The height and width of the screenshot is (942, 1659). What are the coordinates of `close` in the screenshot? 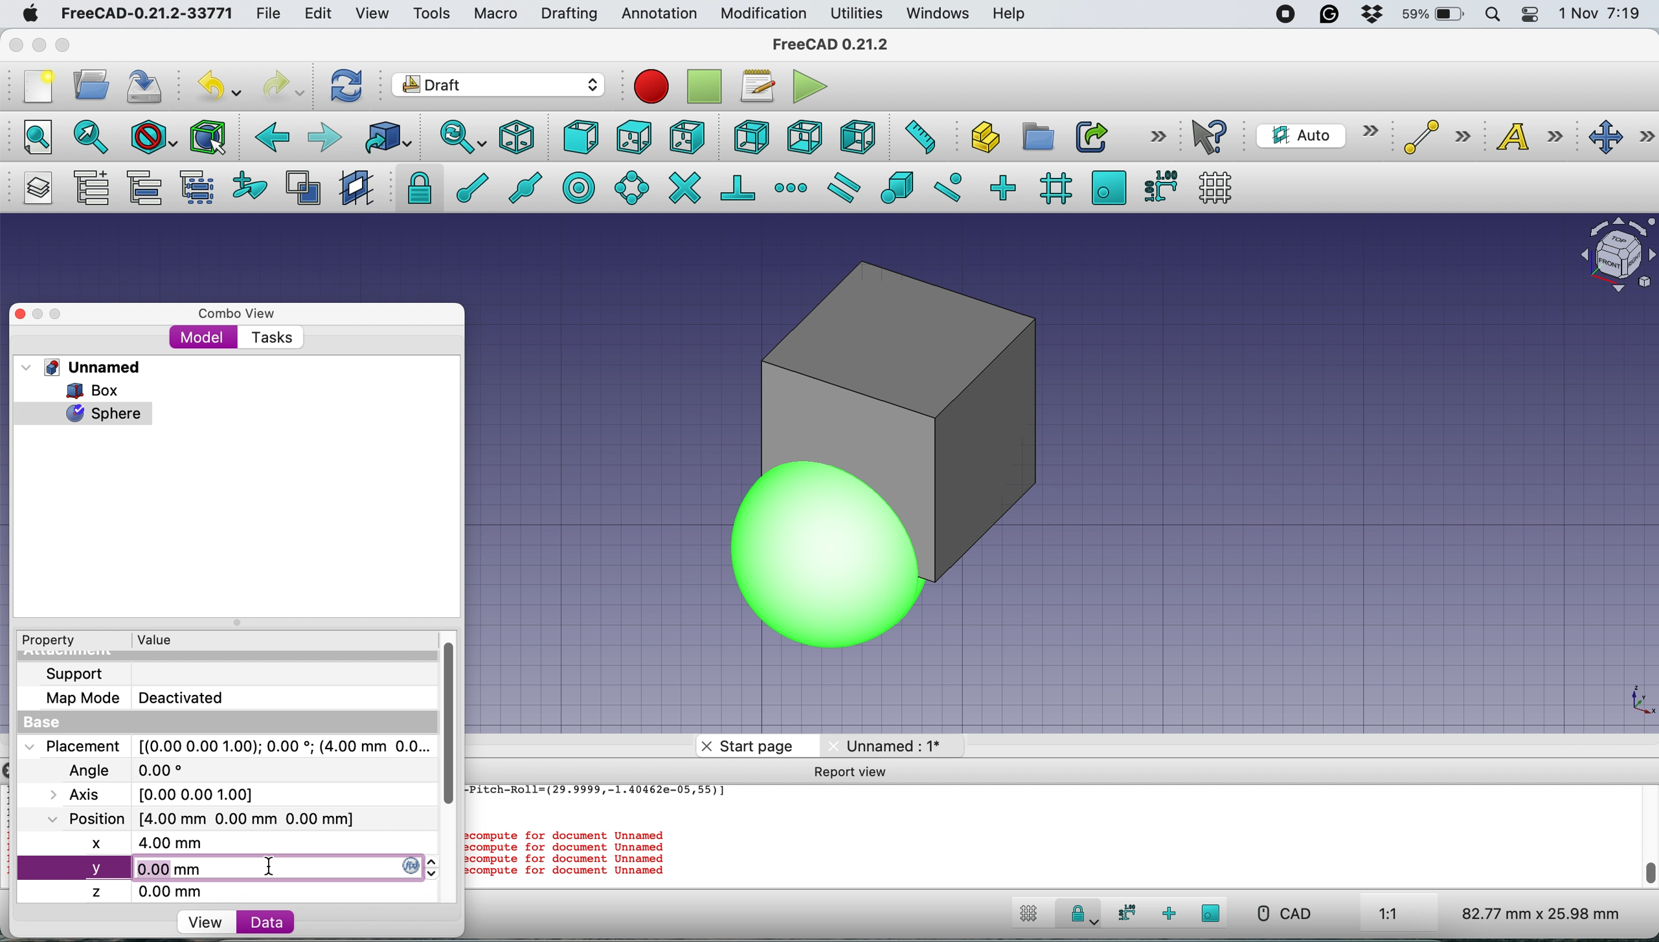 It's located at (16, 41).